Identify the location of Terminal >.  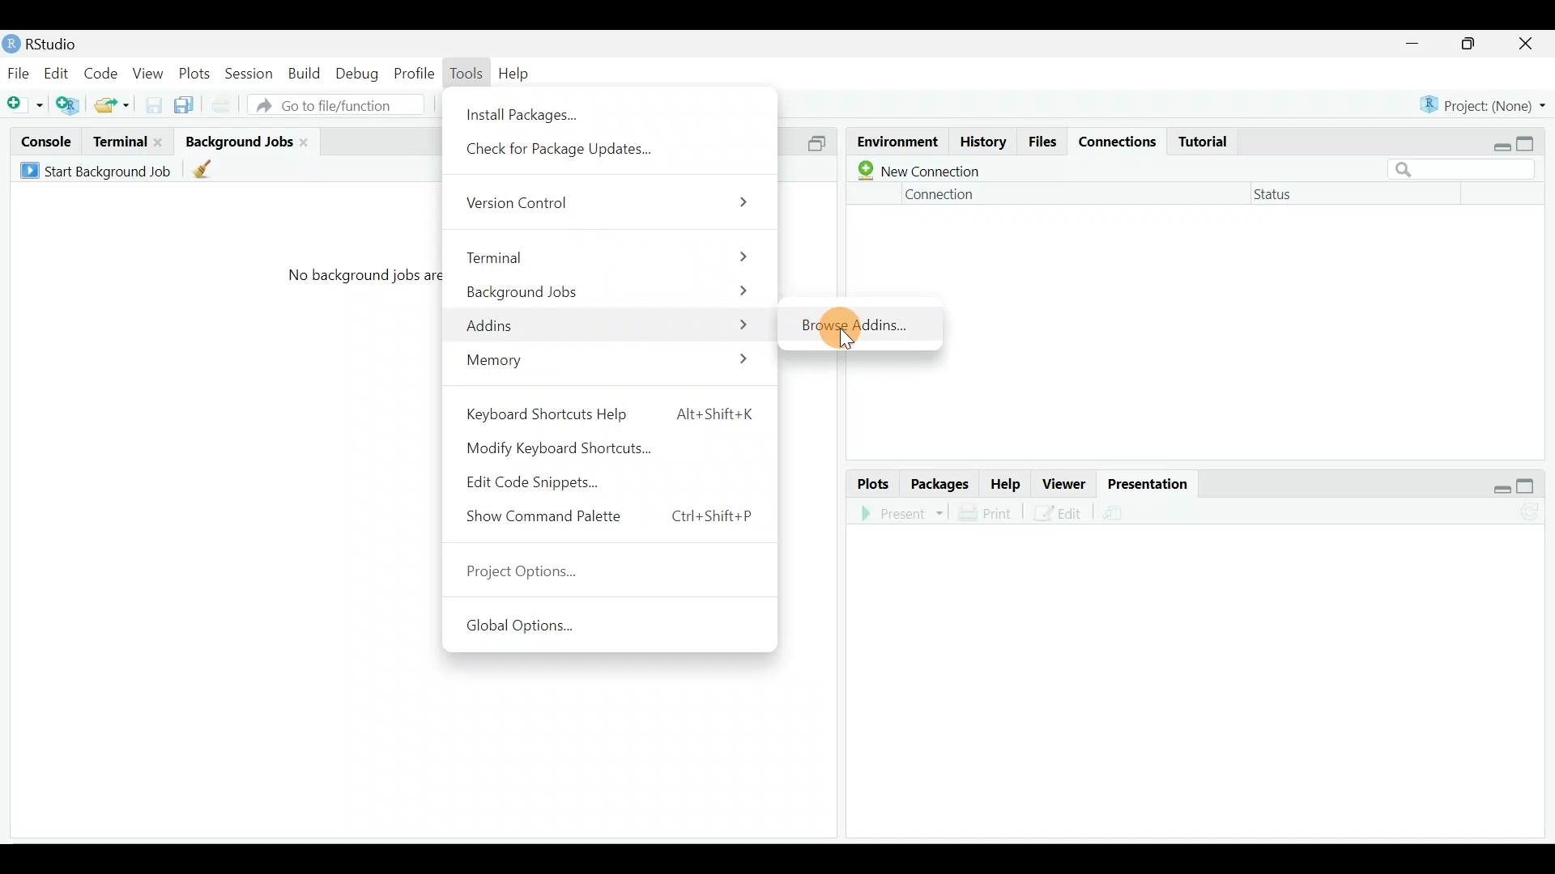
(609, 255).